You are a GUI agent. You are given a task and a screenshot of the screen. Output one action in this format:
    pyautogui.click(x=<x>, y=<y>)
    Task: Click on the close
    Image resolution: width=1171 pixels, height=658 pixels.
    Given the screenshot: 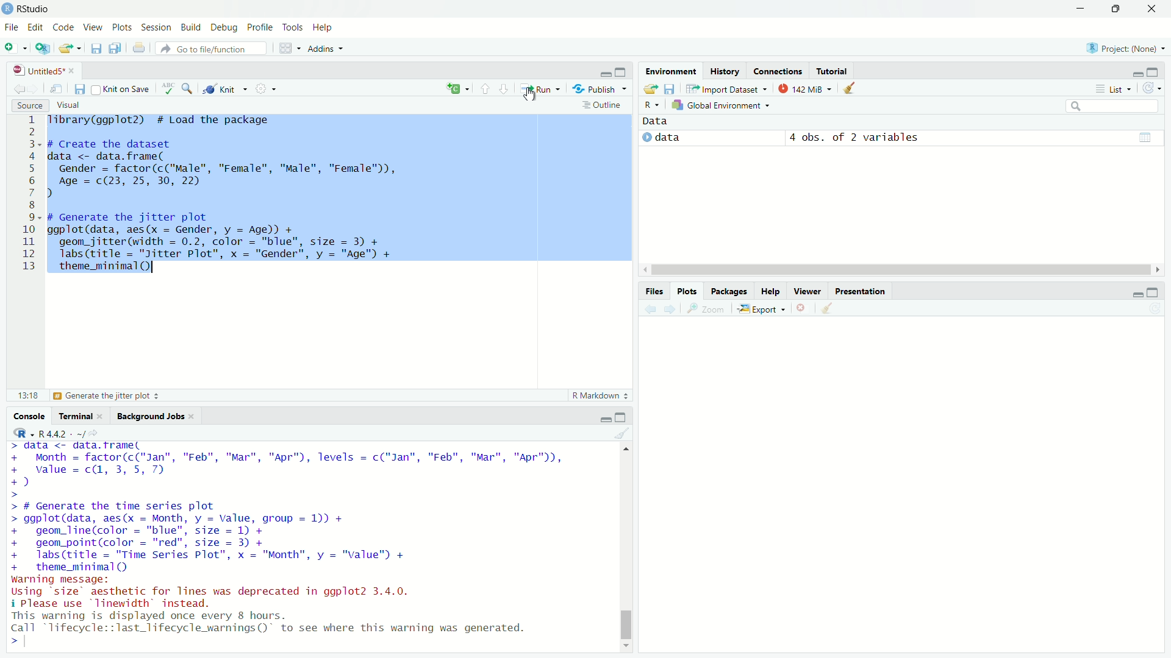 What is the action you would take?
    pyautogui.click(x=104, y=416)
    